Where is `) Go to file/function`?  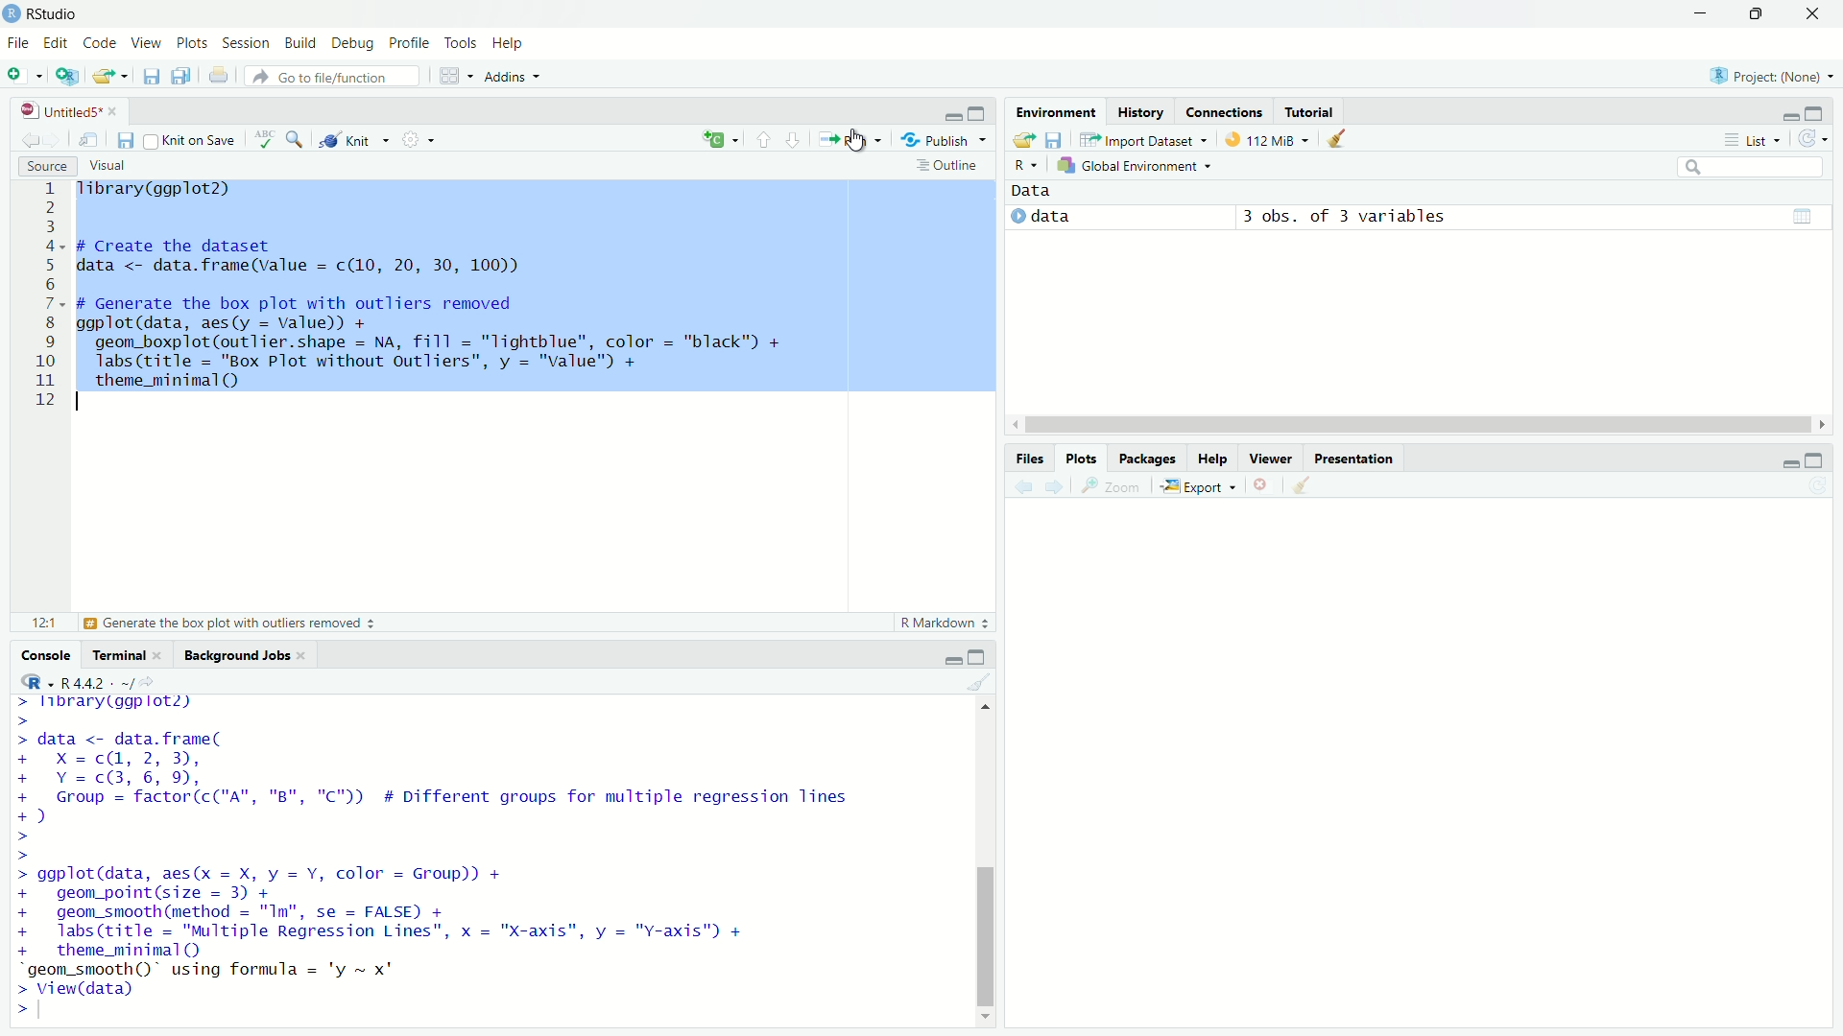 ) Go to file/function is located at coordinates (327, 76).